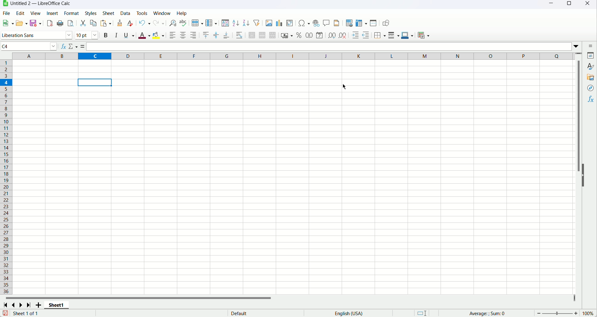 This screenshot has width=597, height=317. What do you see at coordinates (29, 305) in the screenshot?
I see `Last sheet` at bounding box center [29, 305].